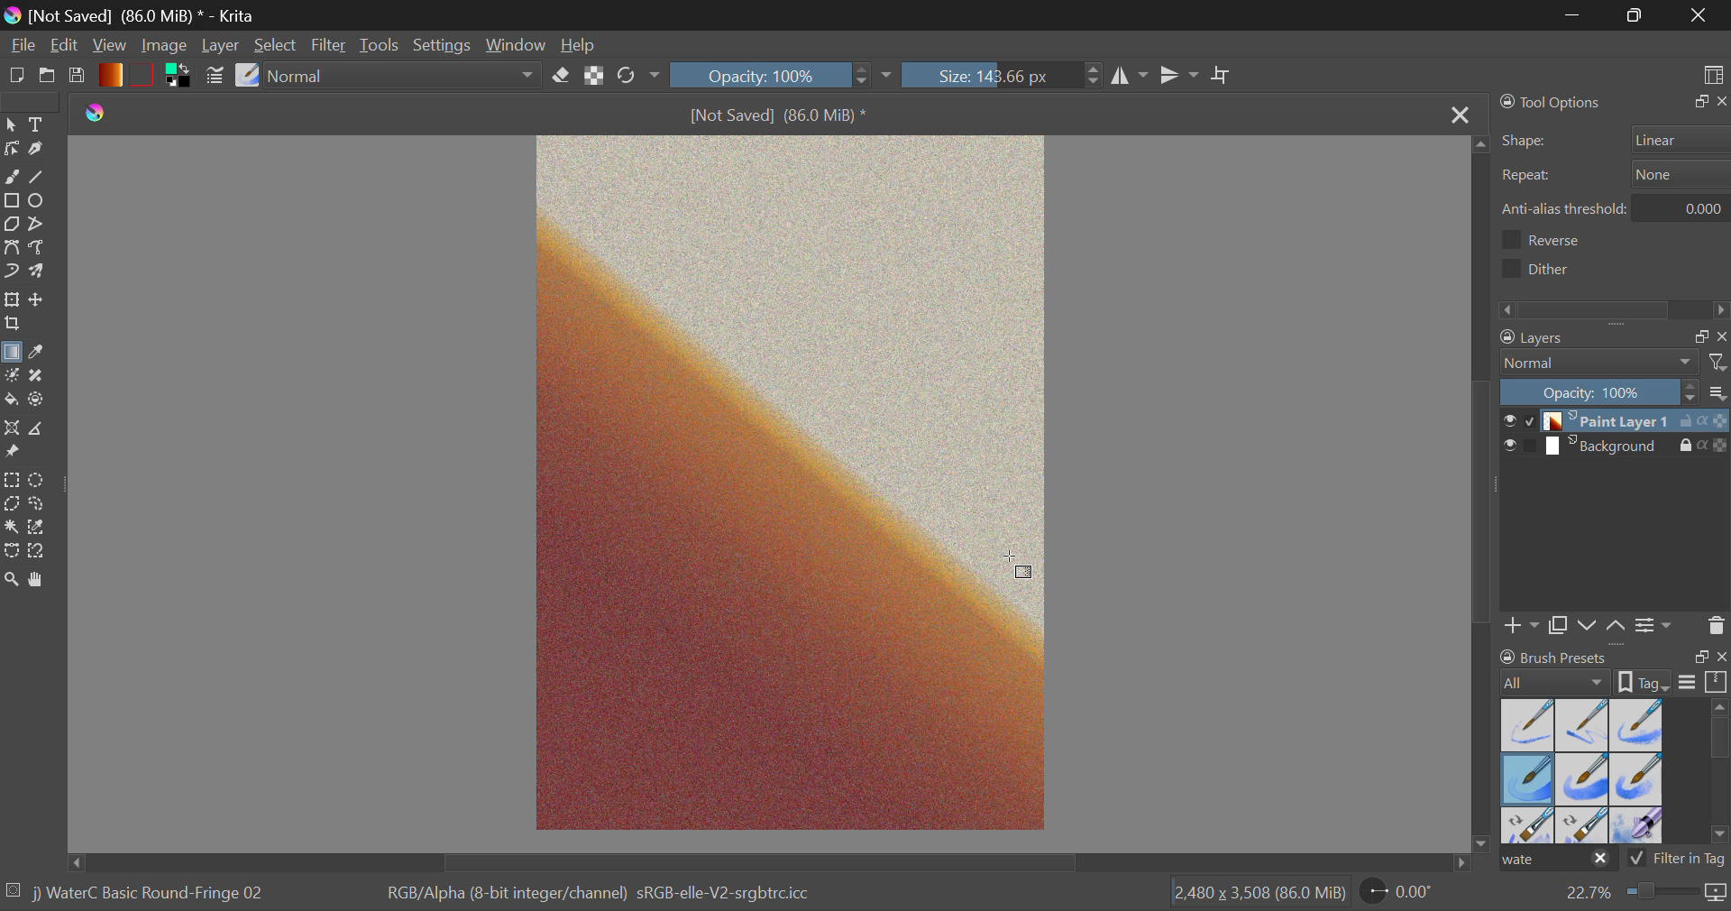 Image resolution: width=1731 pixels, height=911 pixels. I want to click on Shape selector, so click(1681, 139).